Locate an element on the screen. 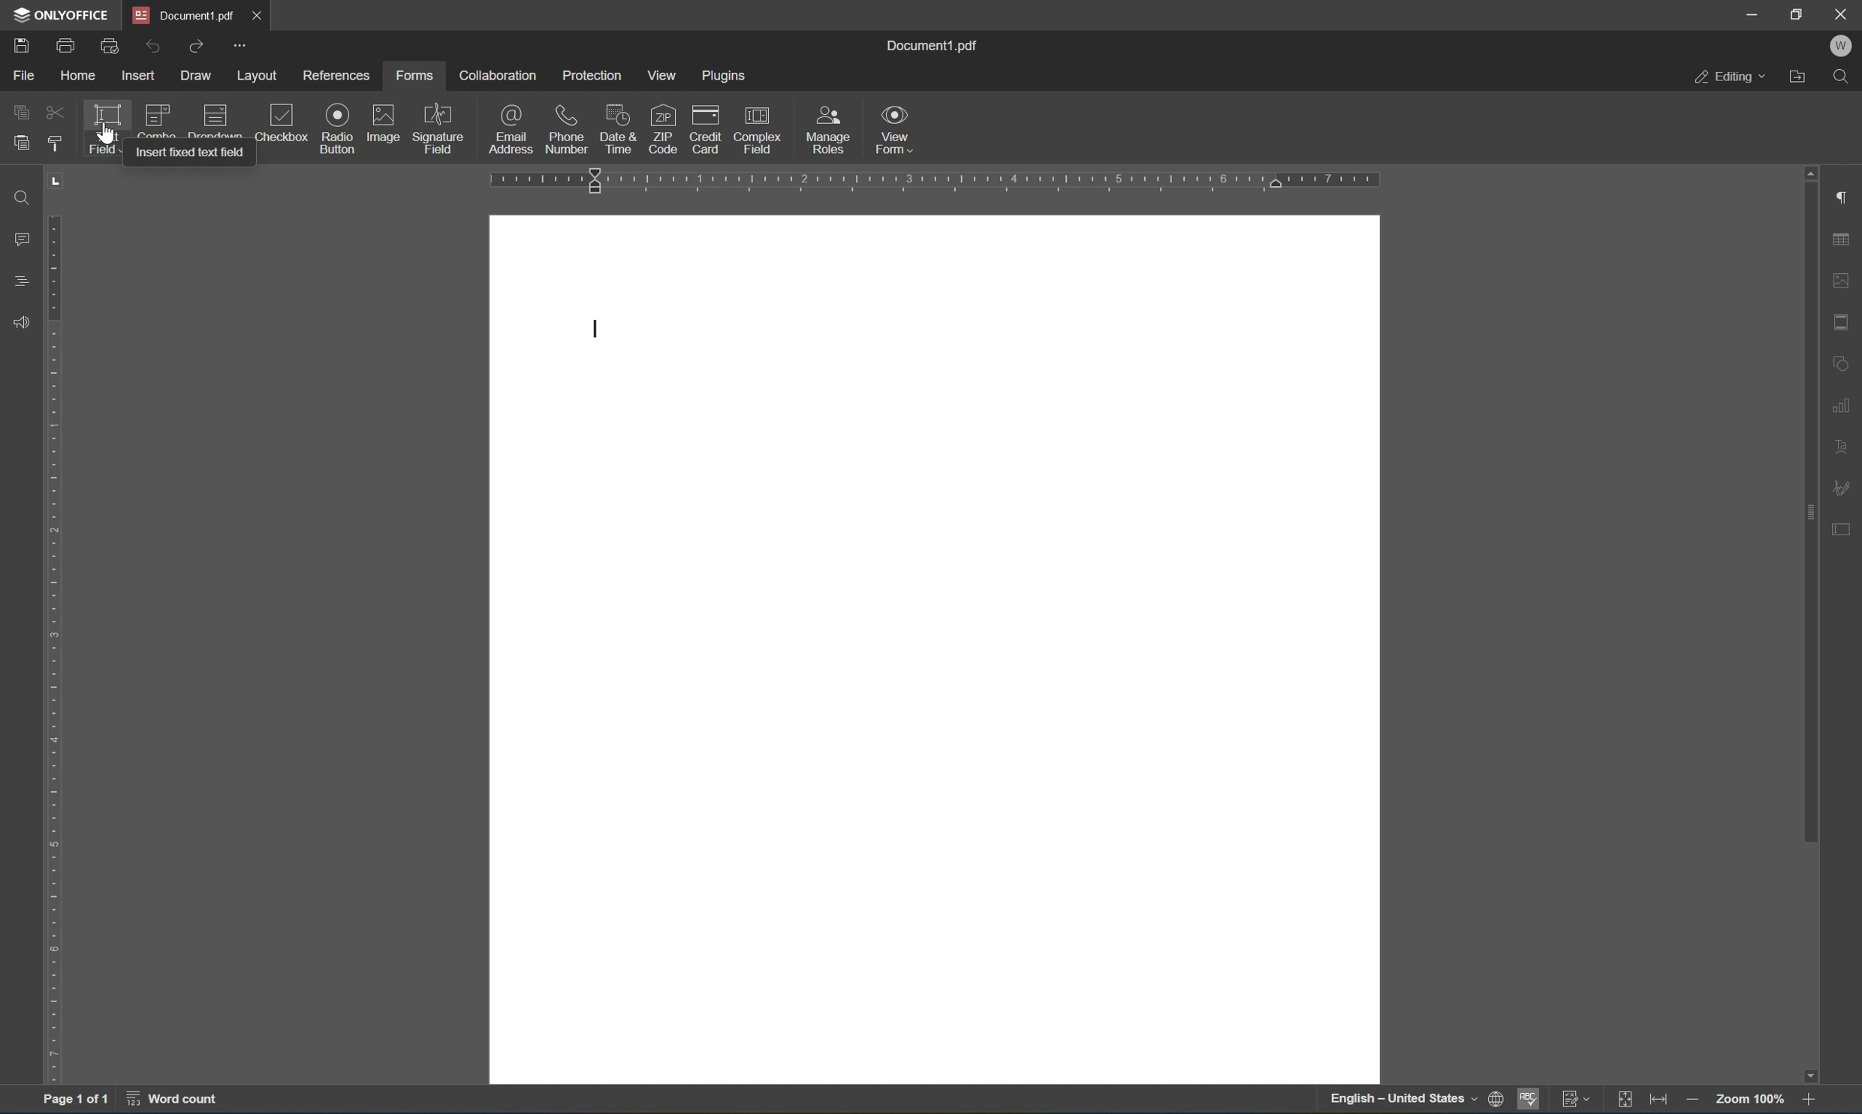 The image size is (1862, 1114). form view is located at coordinates (892, 128).